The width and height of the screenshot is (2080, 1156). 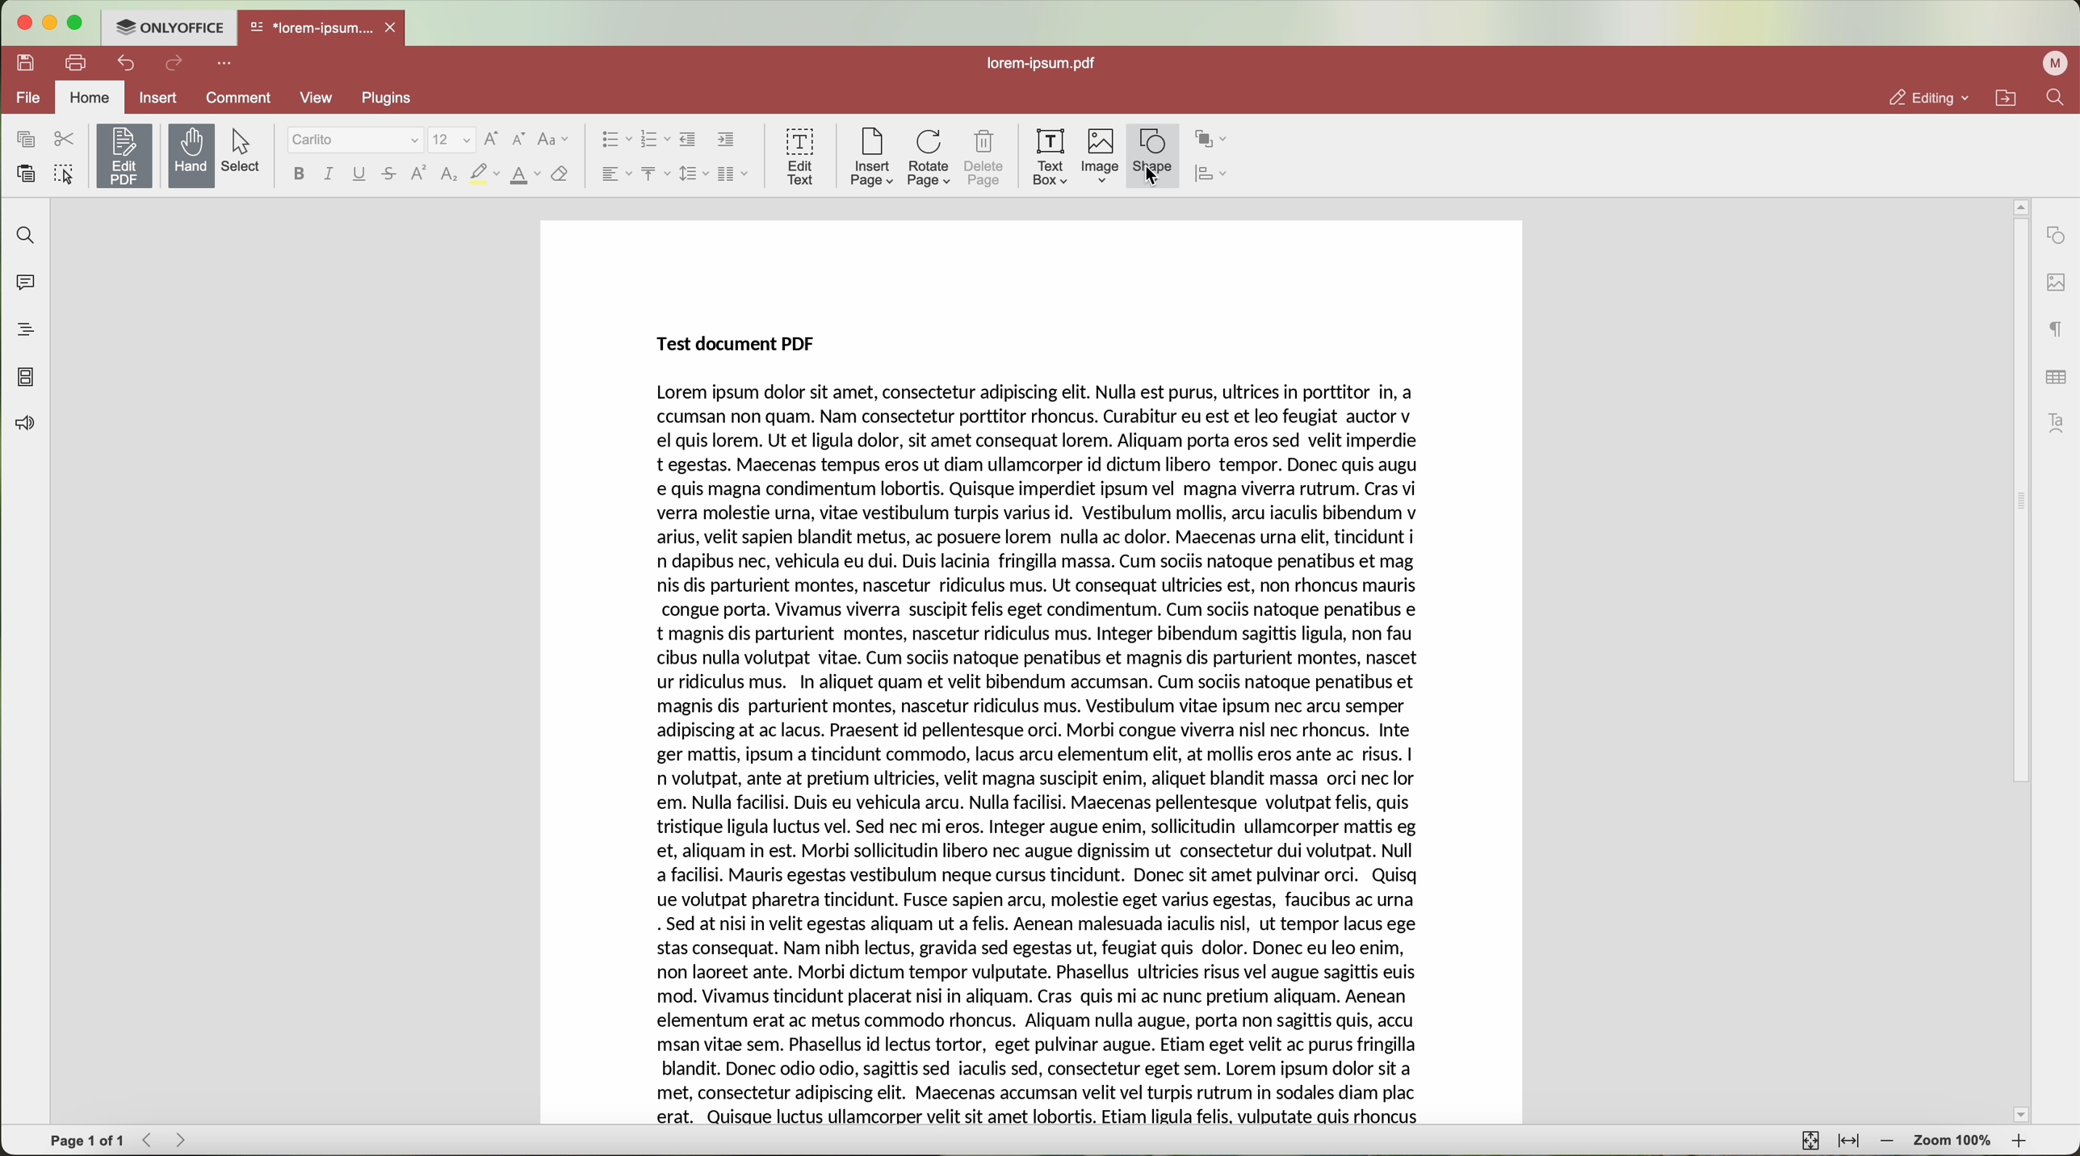 What do you see at coordinates (799, 155) in the screenshot?
I see `edit text` at bounding box center [799, 155].